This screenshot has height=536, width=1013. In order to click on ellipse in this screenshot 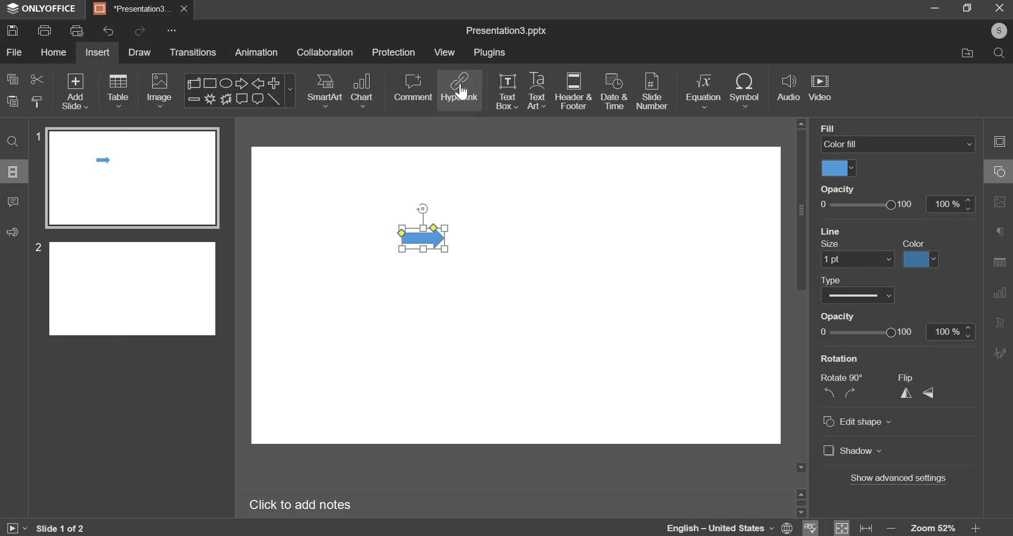, I will do `click(225, 82)`.